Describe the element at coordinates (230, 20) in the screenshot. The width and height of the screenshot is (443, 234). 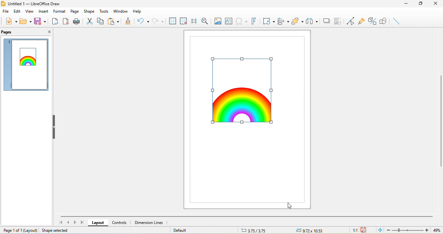
I see `text box` at that location.